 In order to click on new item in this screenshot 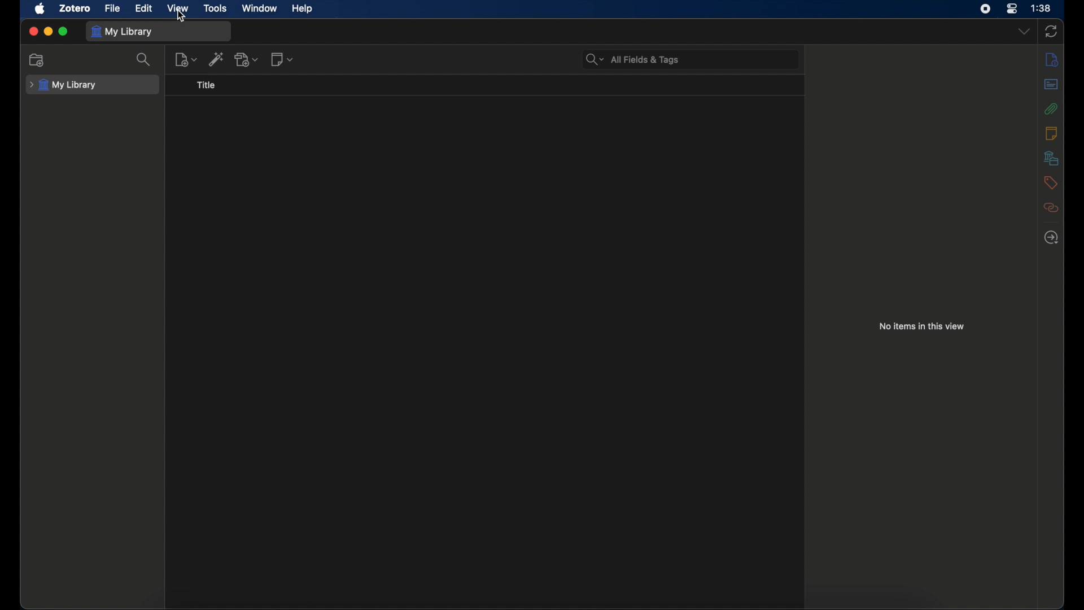, I will do `click(186, 60)`.